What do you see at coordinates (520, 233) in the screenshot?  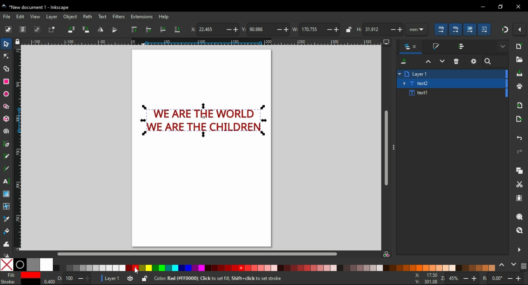 I see `zoom drawing` at bounding box center [520, 233].